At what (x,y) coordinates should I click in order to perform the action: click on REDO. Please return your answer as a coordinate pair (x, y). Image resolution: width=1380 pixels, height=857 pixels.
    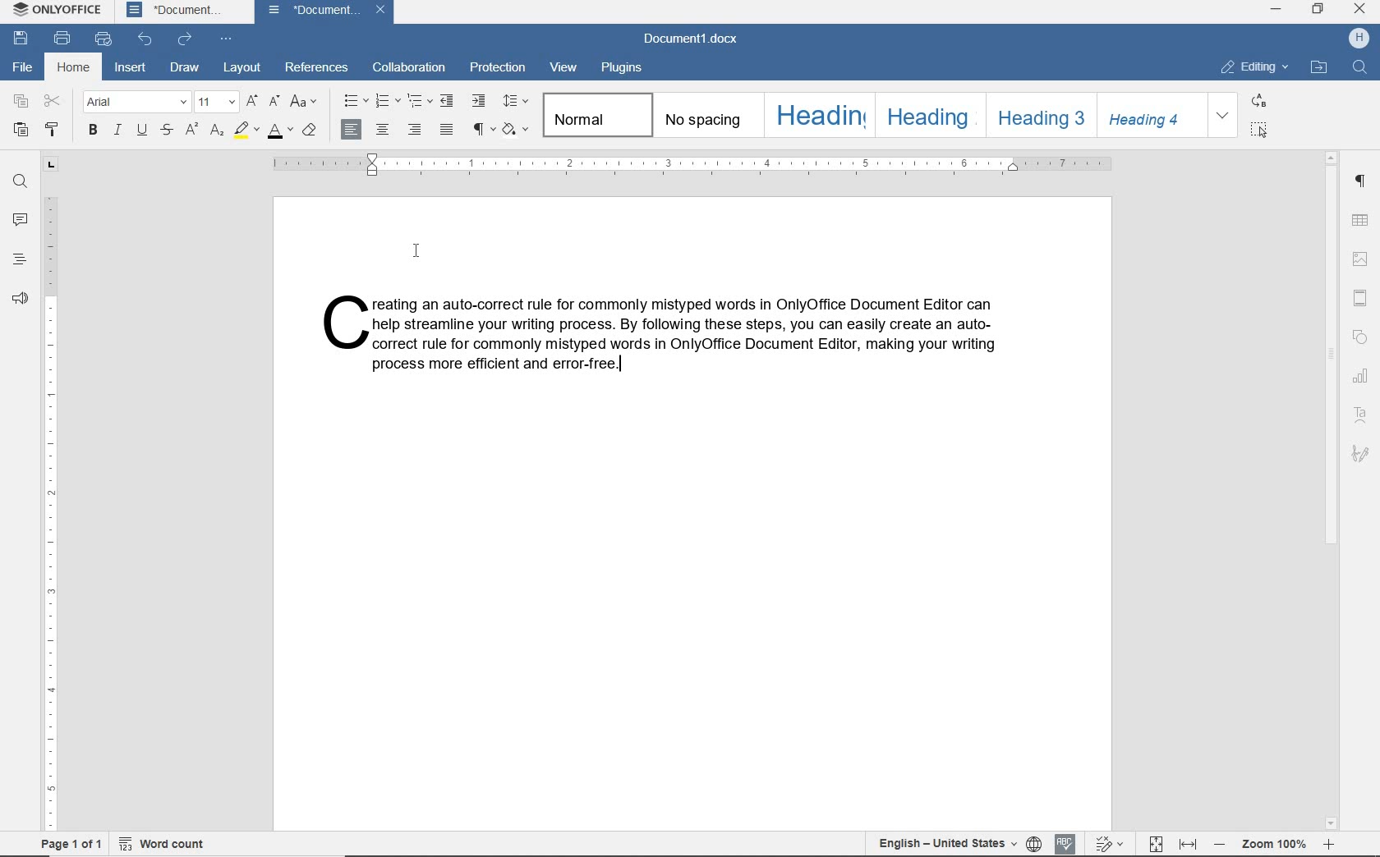
    Looking at the image, I should click on (186, 39).